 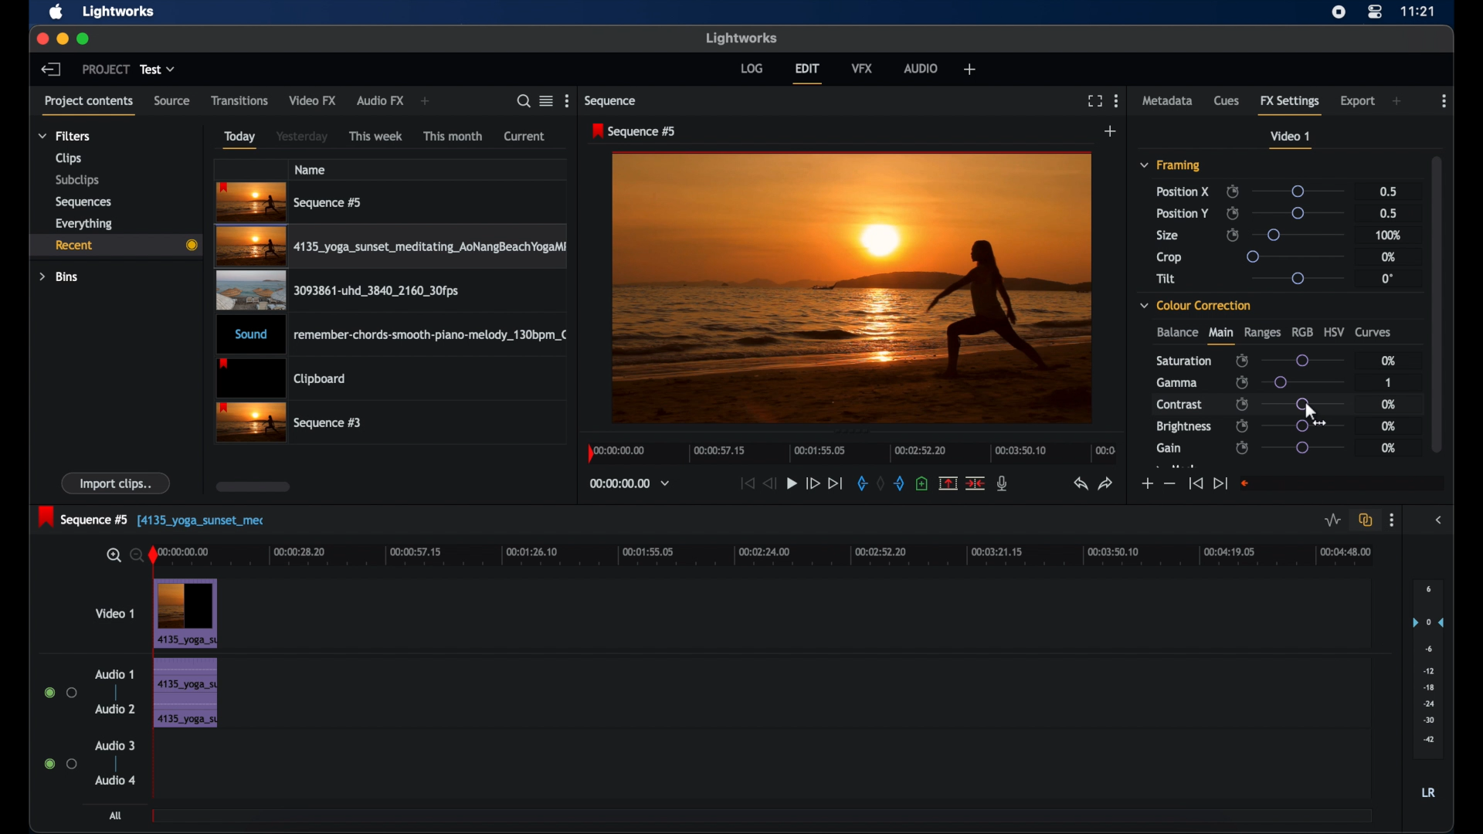 I want to click on video clip, so click(x=290, y=423).